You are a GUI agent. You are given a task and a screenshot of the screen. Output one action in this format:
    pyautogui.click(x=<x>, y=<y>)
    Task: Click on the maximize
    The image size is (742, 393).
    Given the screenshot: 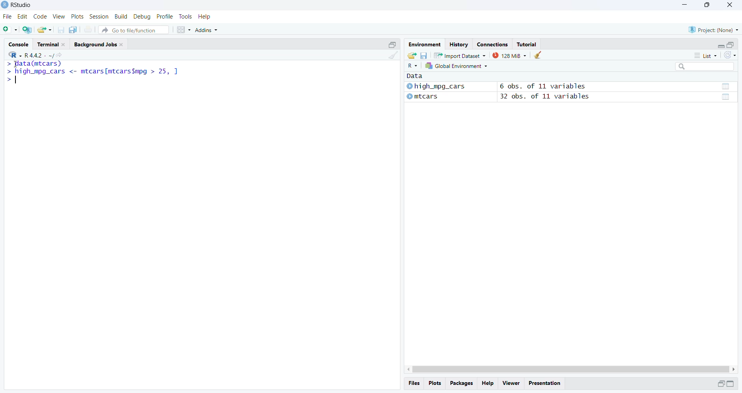 What is the action you would take?
    pyautogui.click(x=731, y=45)
    